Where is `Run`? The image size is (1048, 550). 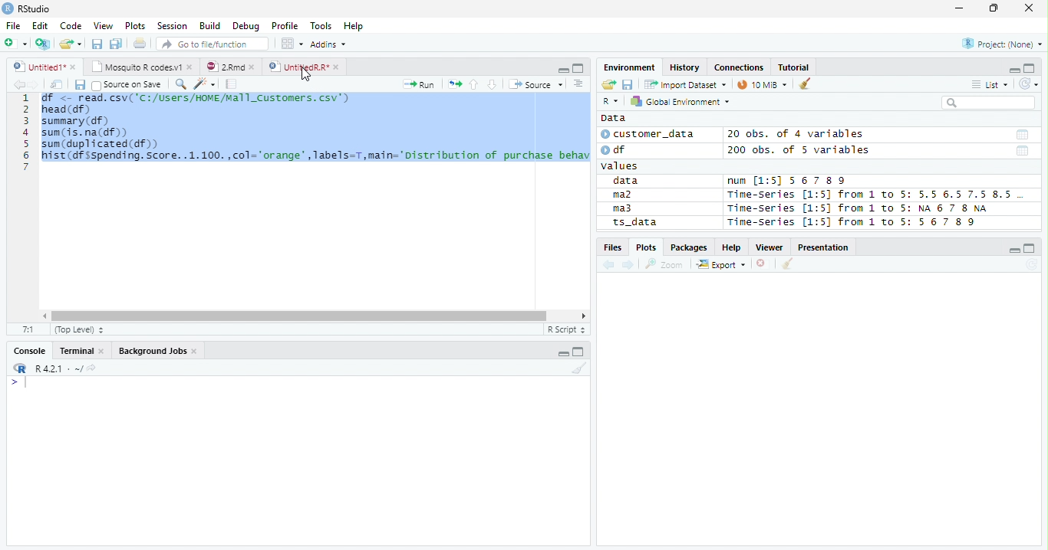 Run is located at coordinates (420, 85).